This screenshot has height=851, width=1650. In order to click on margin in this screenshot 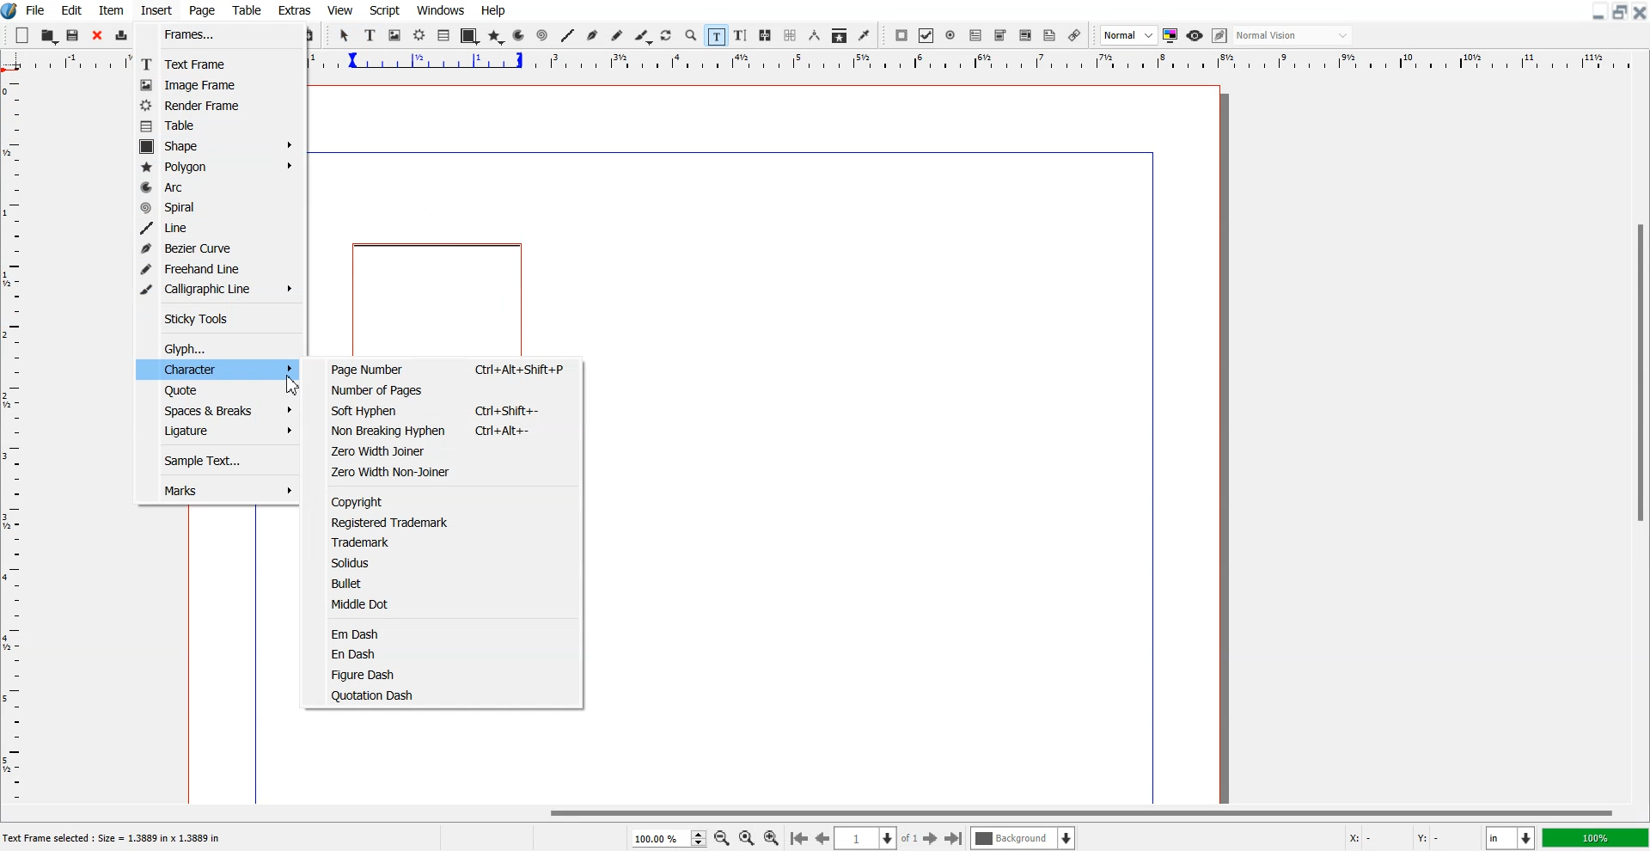, I will do `click(1155, 474)`.